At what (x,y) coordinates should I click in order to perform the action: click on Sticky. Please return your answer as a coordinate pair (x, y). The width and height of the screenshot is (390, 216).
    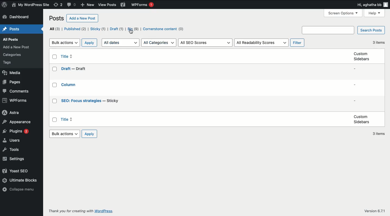
    Looking at the image, I should click on (97, 29).